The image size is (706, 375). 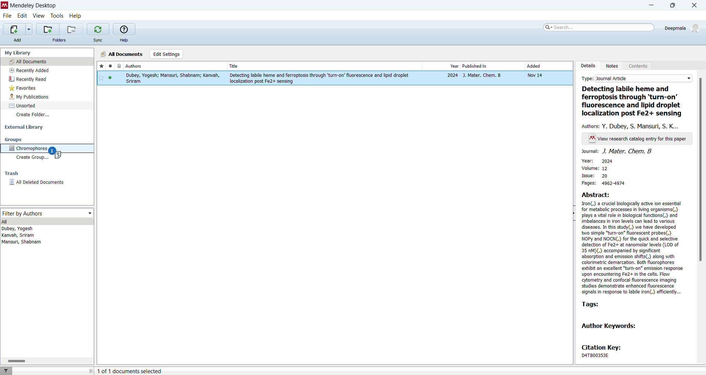 I want to click on research paper, so click(x=335, y=80).